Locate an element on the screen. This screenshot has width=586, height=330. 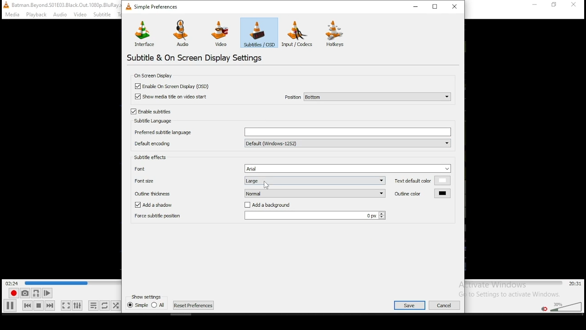
simple is located at coordinates (137, 305).